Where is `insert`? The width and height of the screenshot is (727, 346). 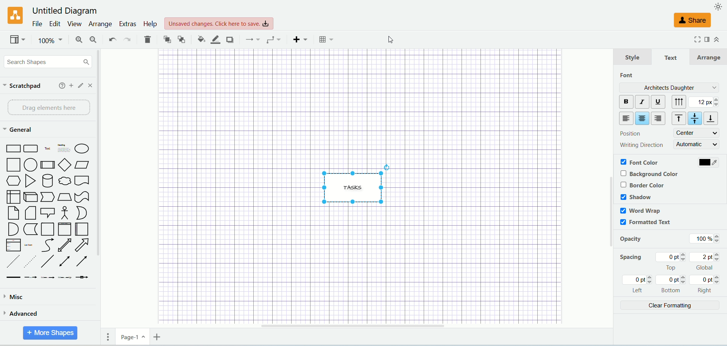 insert is located at coordinates (298, 39).